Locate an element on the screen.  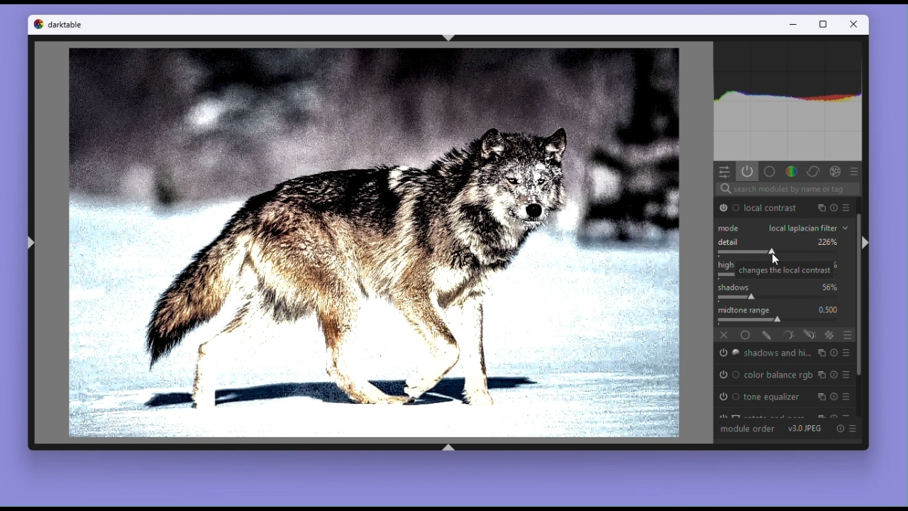
drawn mask is located at coordinates (767, 336).